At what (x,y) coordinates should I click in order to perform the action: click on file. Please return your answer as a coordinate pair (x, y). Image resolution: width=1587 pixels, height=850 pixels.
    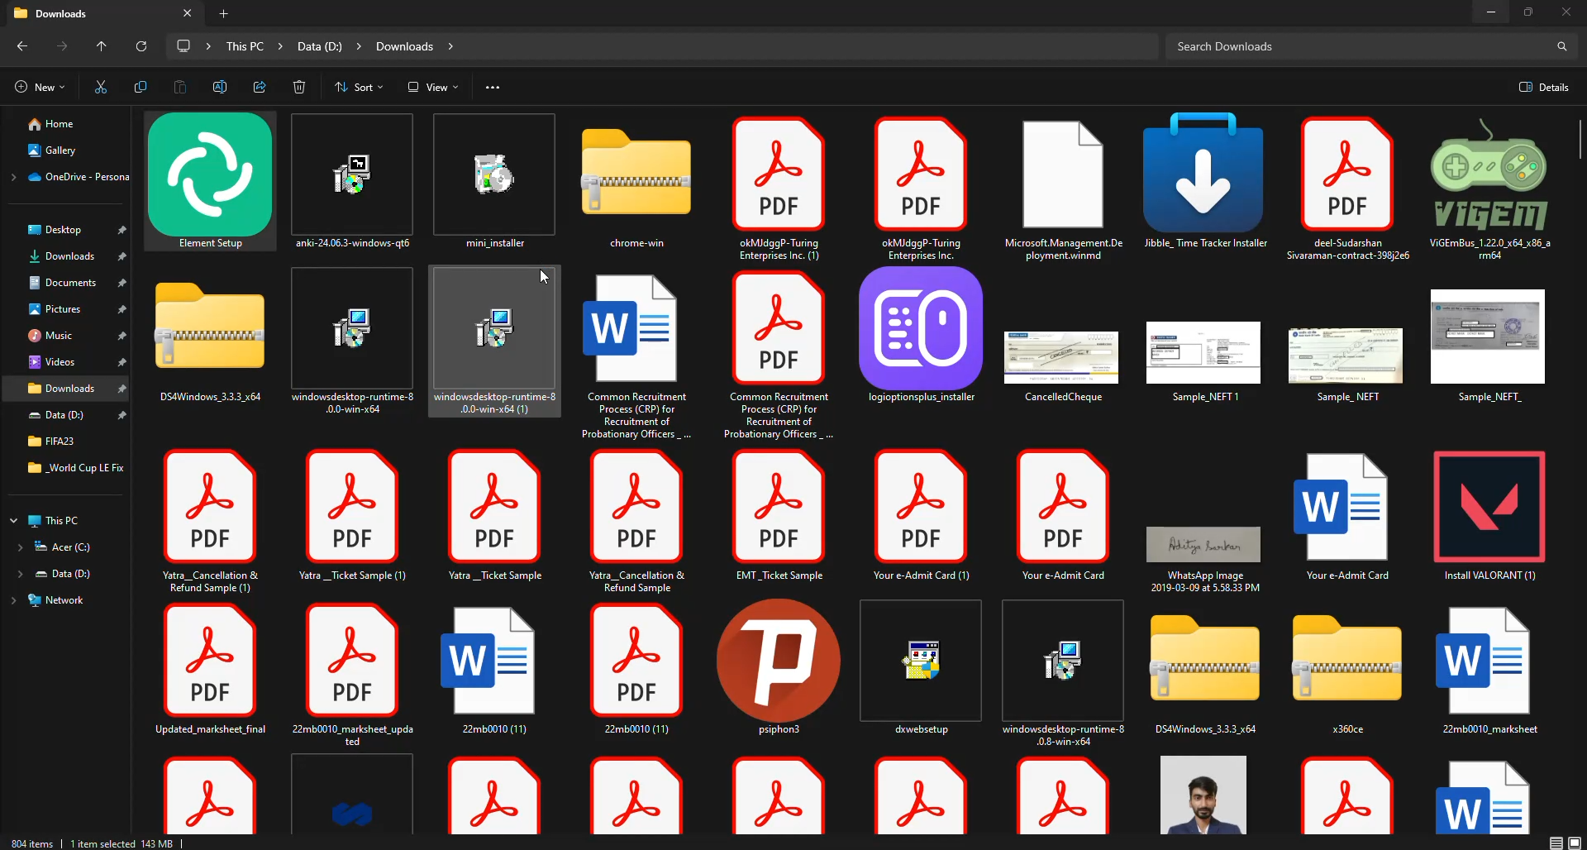
    Looking at the image, I should click on (779, 191).